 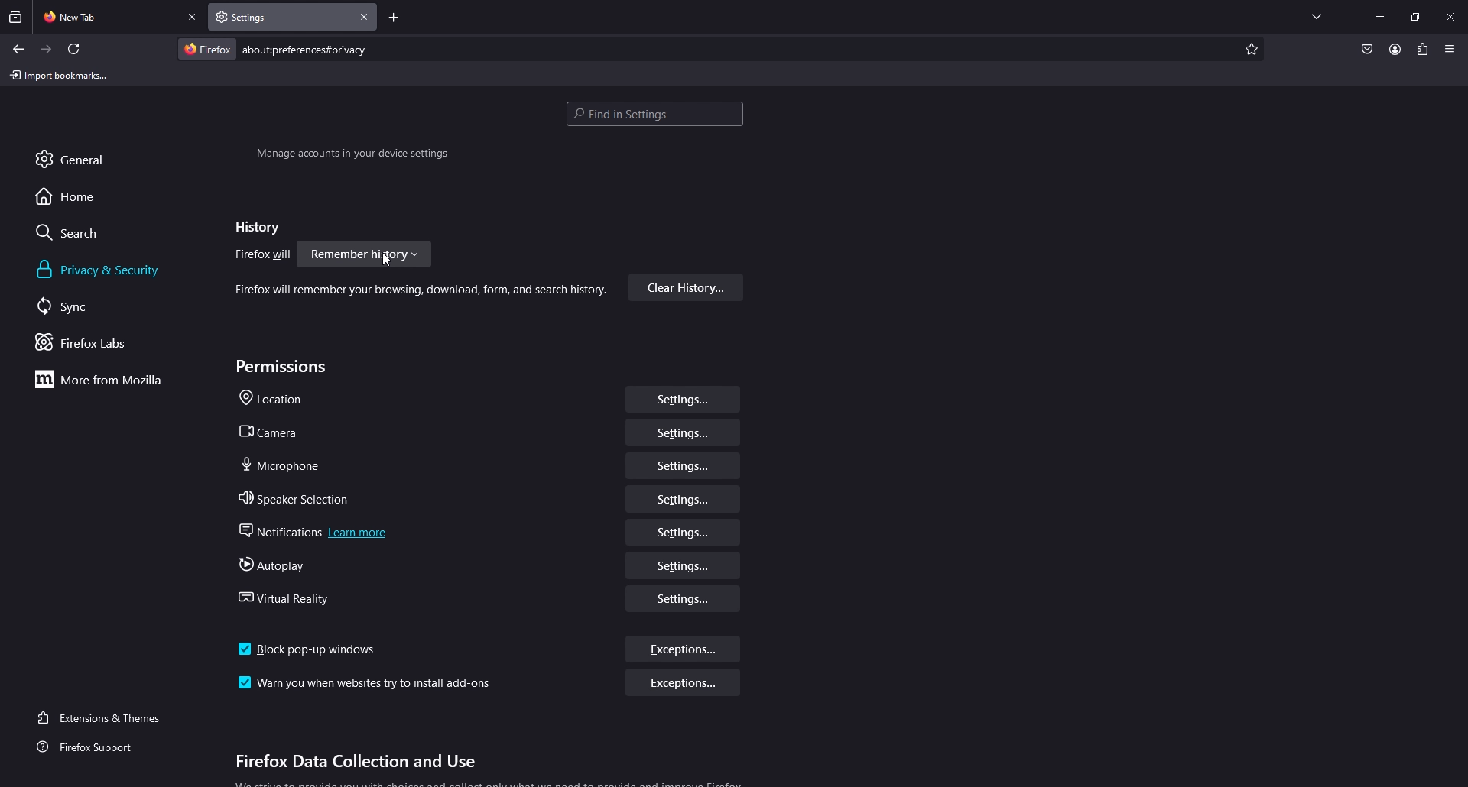 What do you see at coordinates (303, 49) in the screenshot?
I see `search bar: about preferences#privacy` at bounding box center [303, 49].